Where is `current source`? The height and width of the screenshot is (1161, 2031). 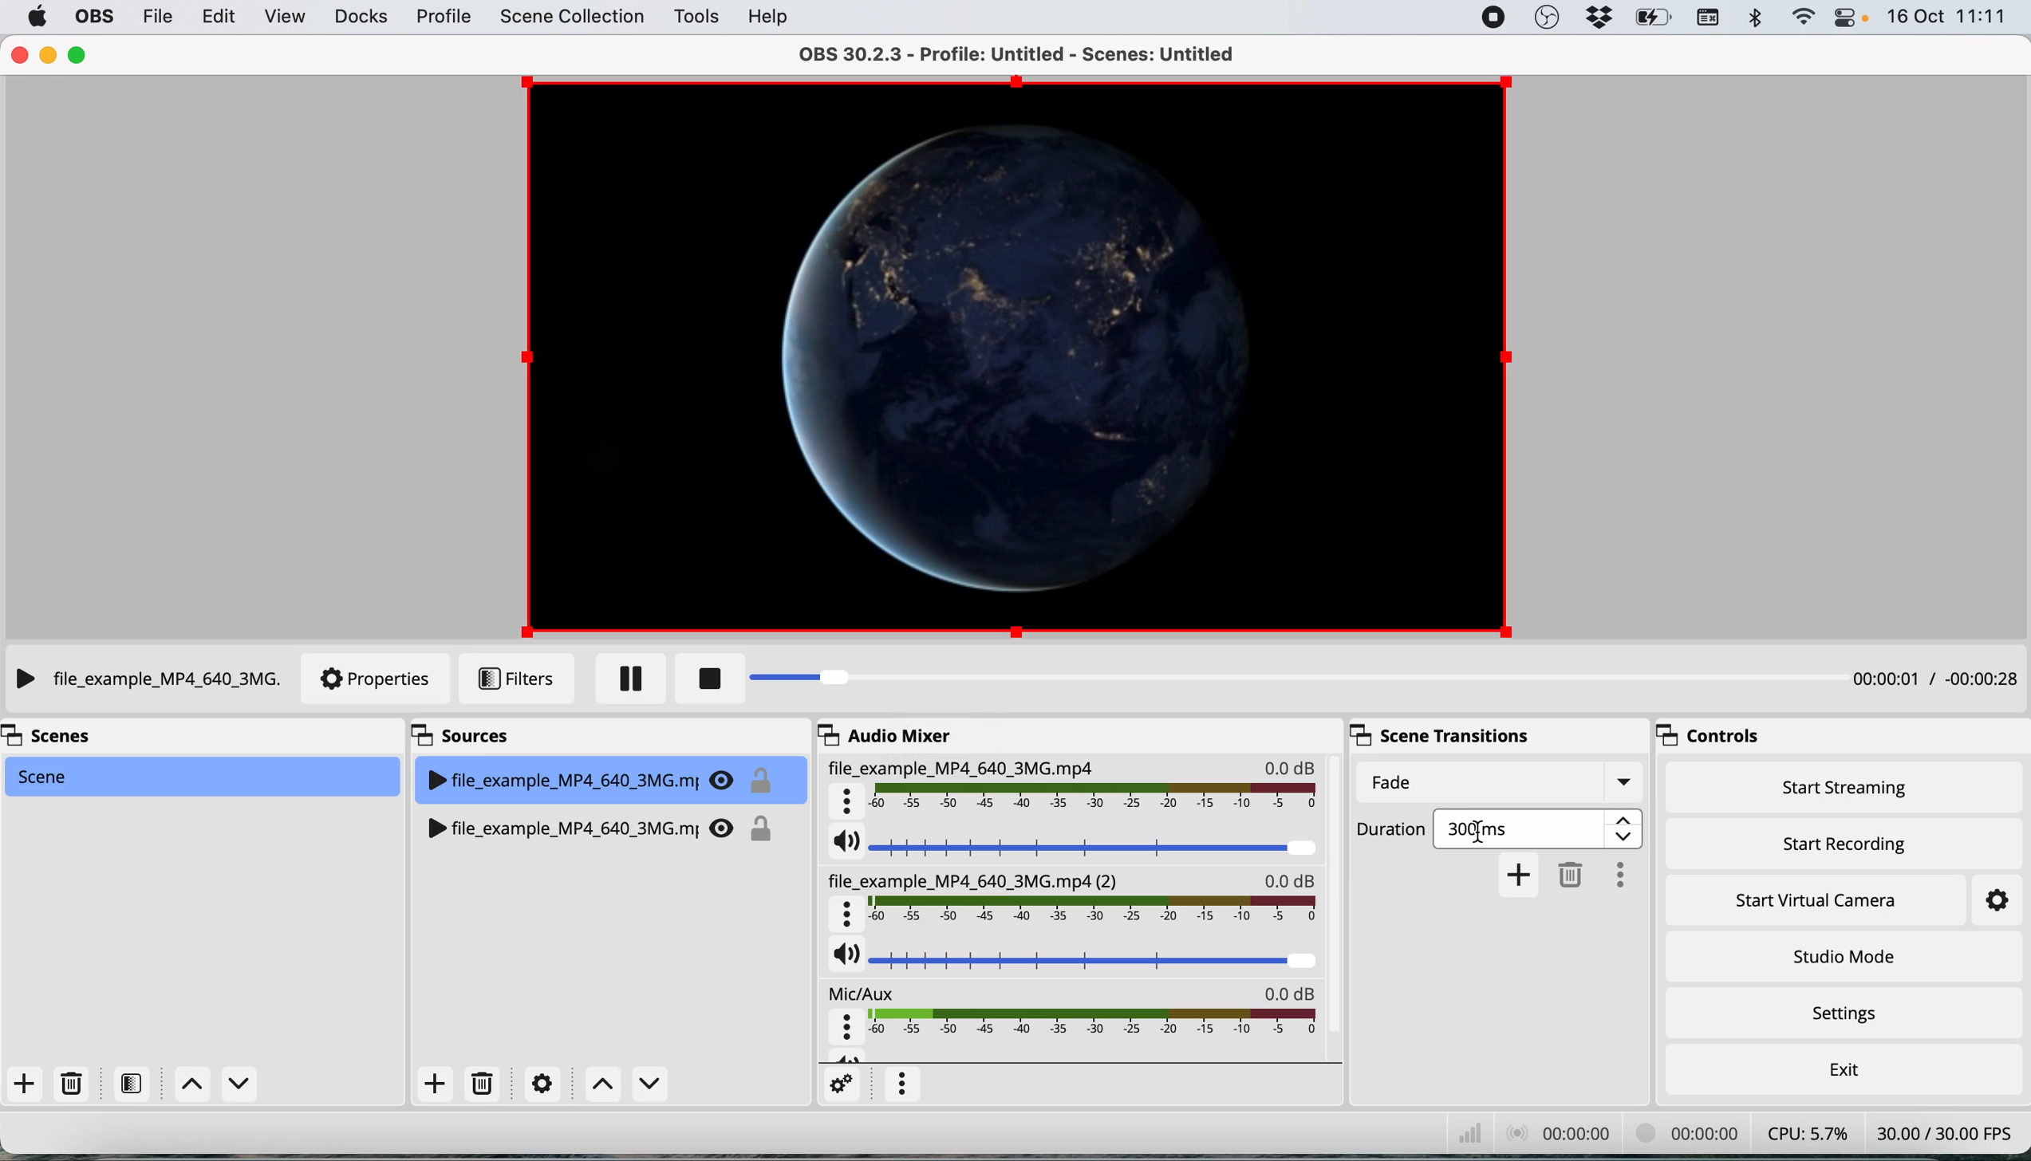
current source is located at coordinates (1023, 356).